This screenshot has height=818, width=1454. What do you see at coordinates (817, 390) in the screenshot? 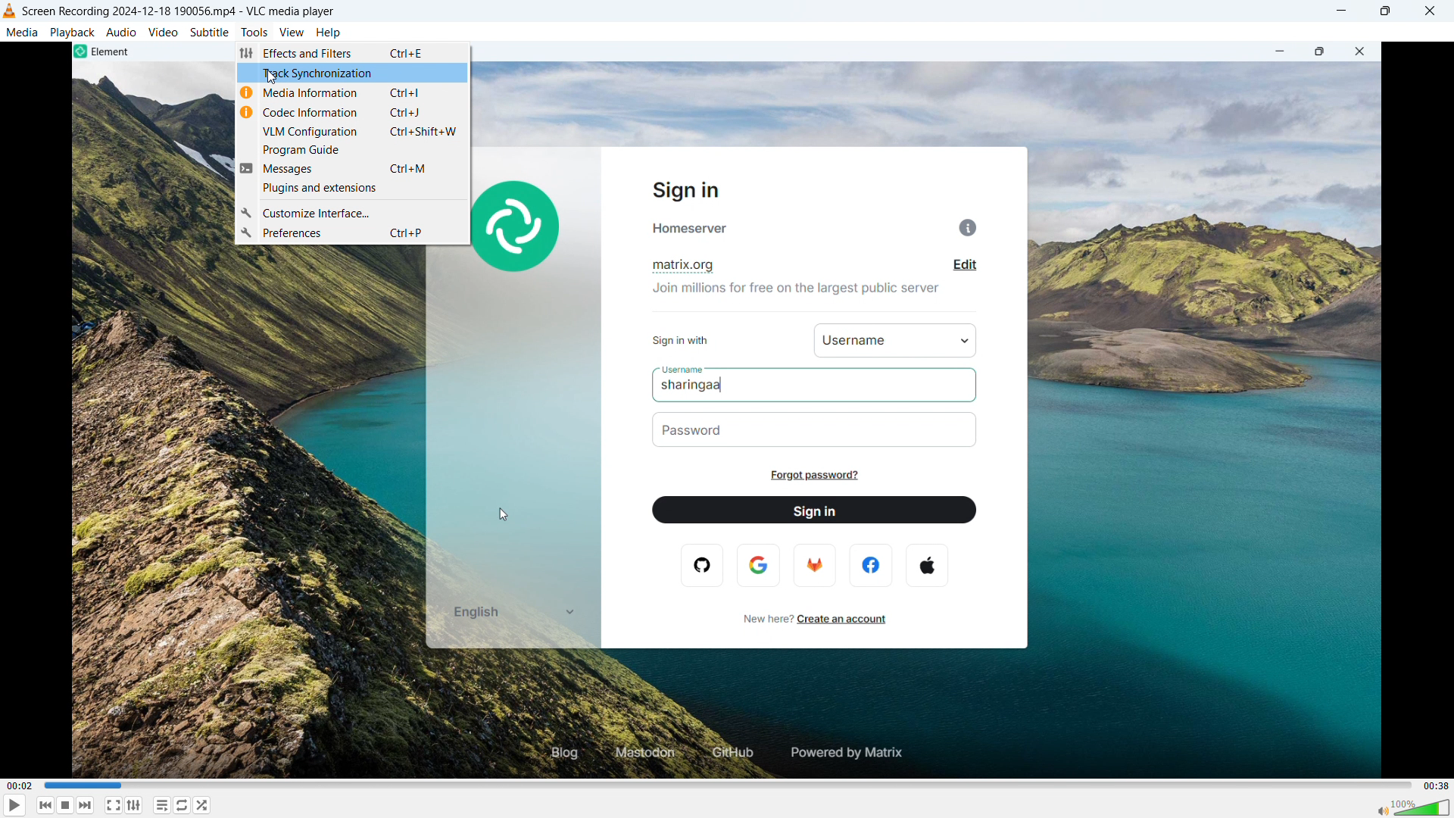
I see `sharingaa` at bounding box center [817, 390].